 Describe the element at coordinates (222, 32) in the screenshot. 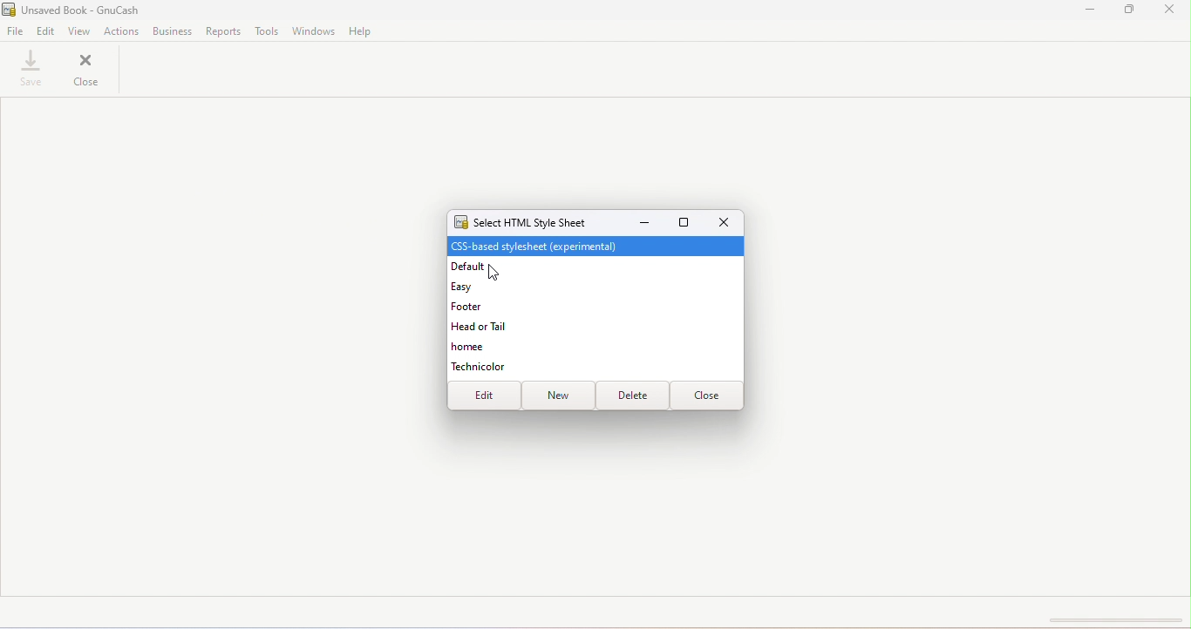

I see `Reports` at that location.